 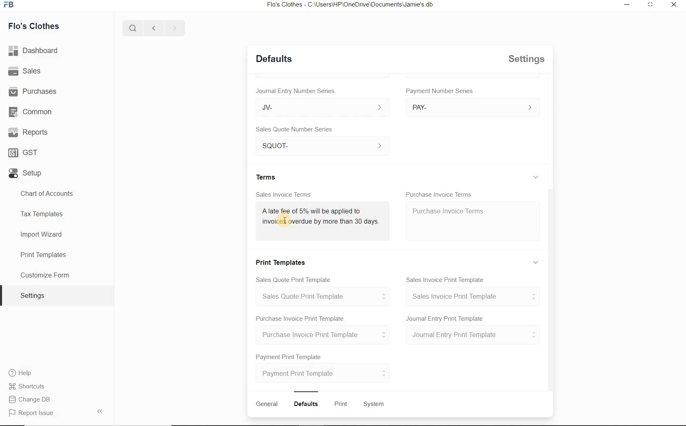 I want to click on Bar, so click(x=306, y=390).